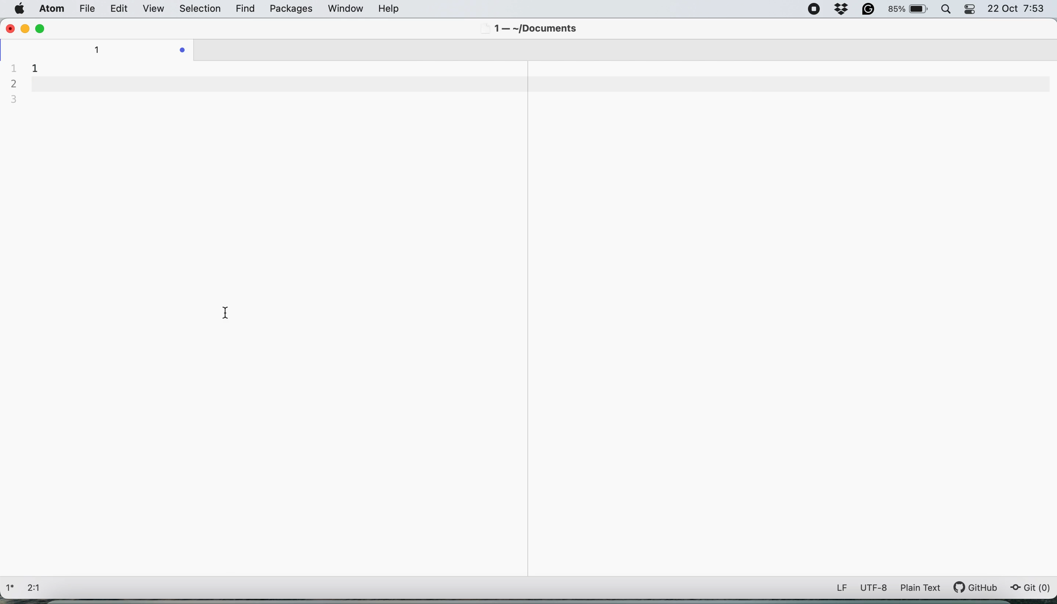 This screenshot has width=1057, height=604. What do you see at coordinates (15, 84) in the screenshot?
I see `line number` at bounding box center [15, 84].